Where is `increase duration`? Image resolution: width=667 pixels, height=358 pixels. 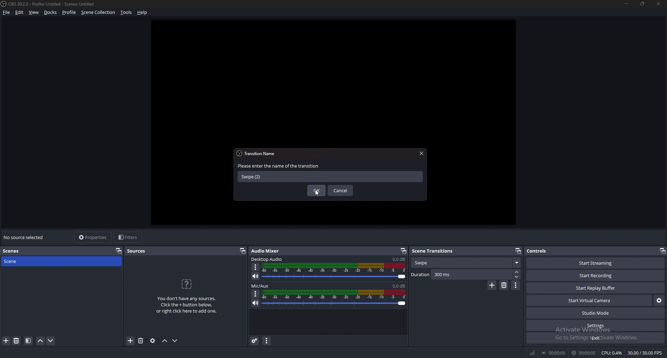 increase duration is located at coordinates (517, 272).